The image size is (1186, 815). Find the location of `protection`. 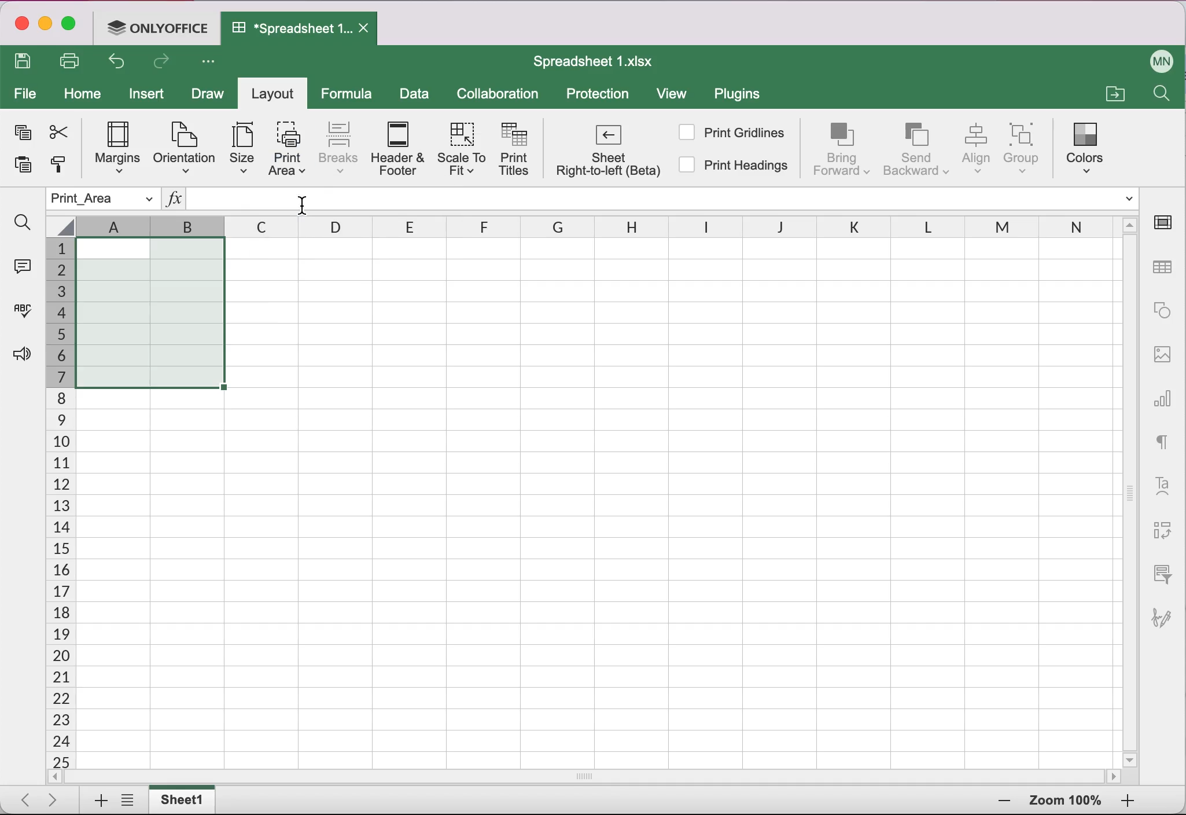

protection is located at coordinates (598, 95).